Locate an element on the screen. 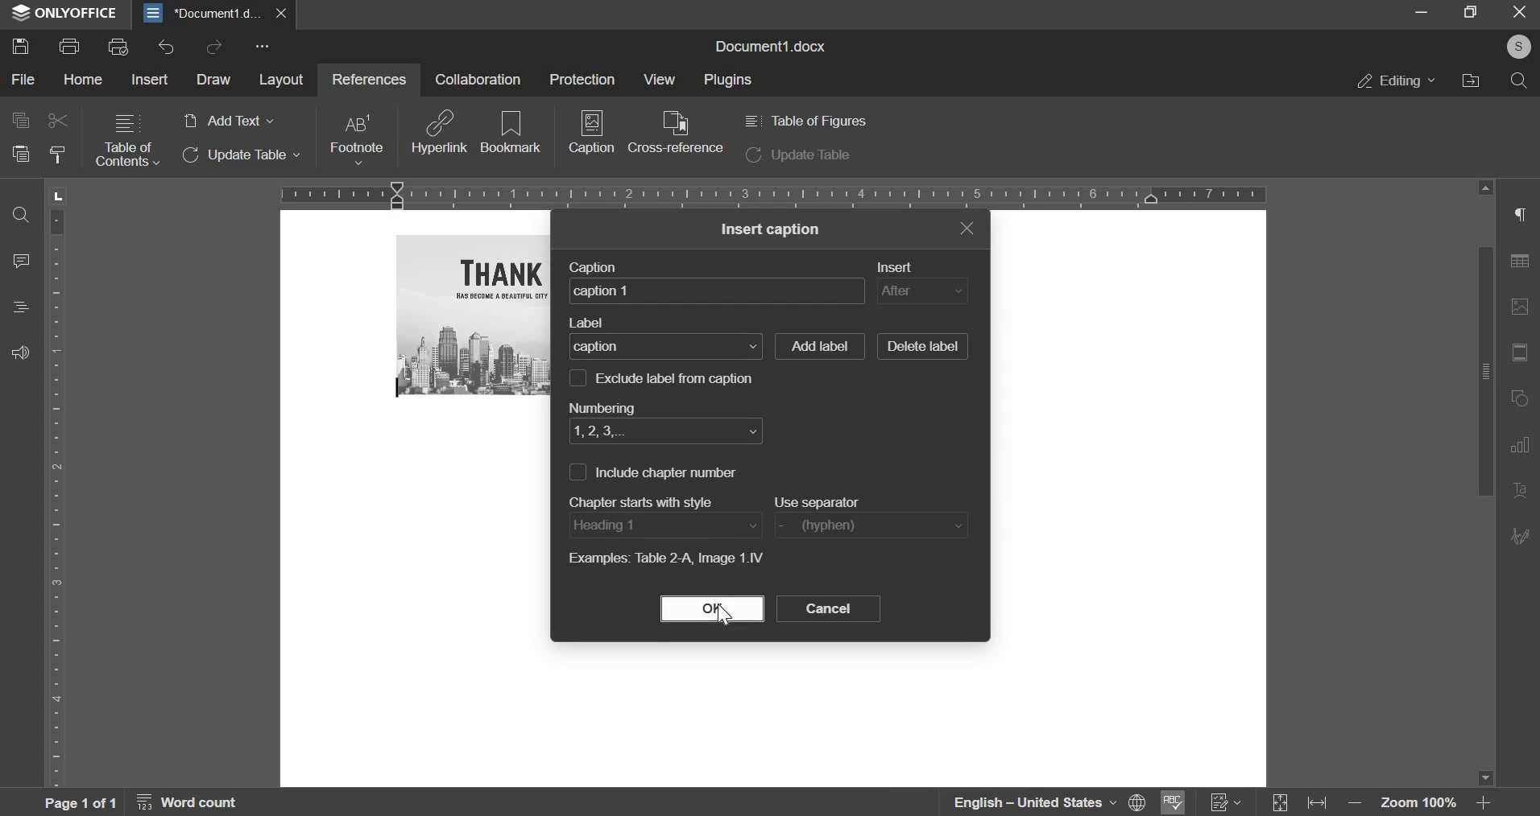  Spell Checking is located at coordinates (1170, 802).